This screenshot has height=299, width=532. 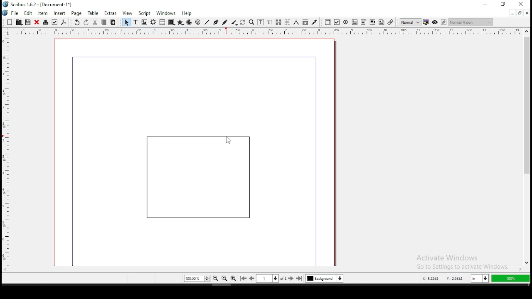 What do you see at coordinates (328, 23) in the screenshot?
I see `pdf push button` at bounding box center [328, 23].